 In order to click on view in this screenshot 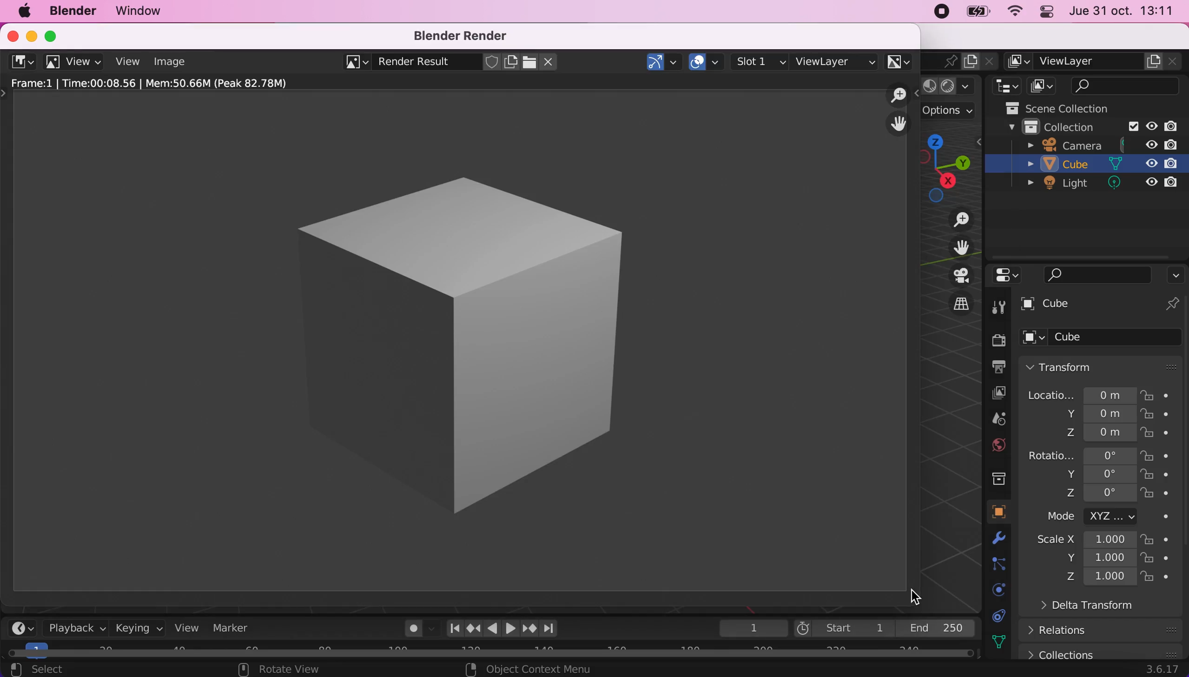, I will do `click(75, 62)`.